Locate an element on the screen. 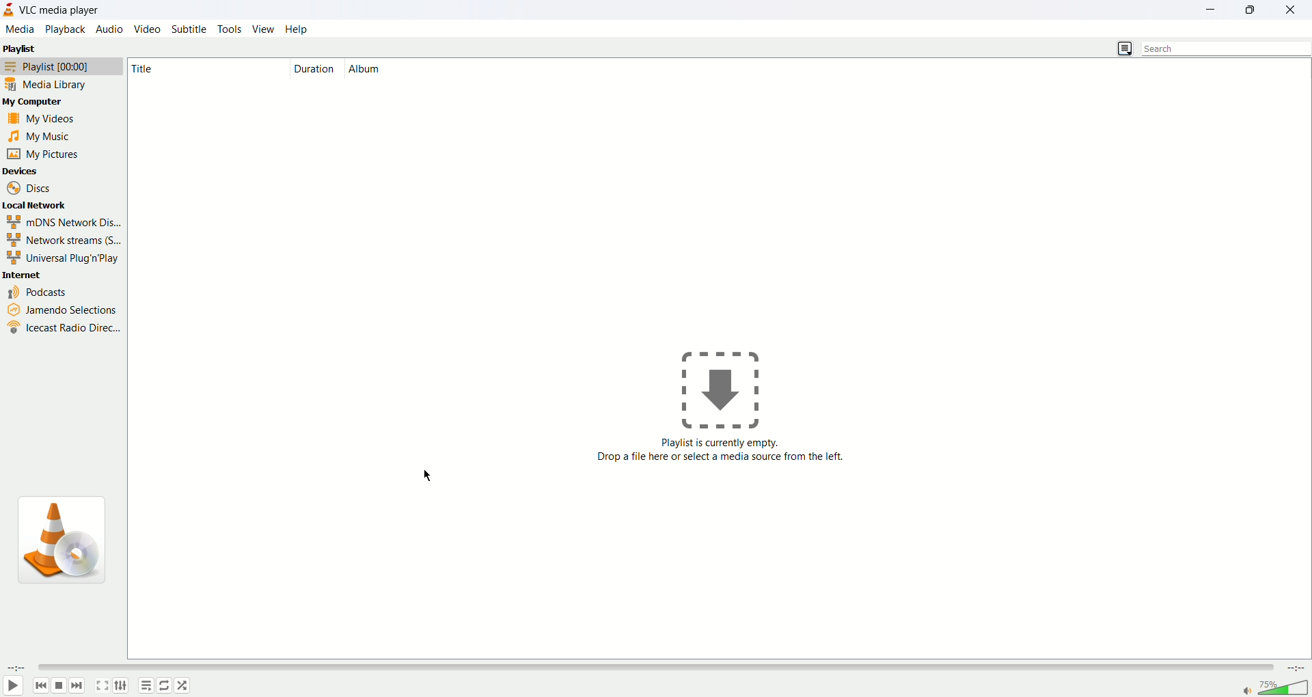 The image size is (1312, 697). network streams is located at coordinates (64, 238).